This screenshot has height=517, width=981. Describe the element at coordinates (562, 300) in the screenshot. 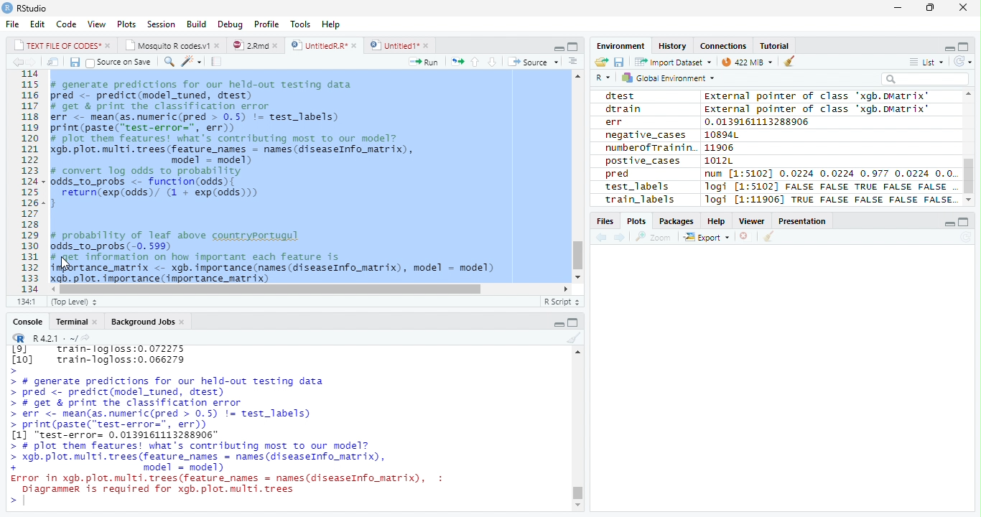

I see `R Script` at that location.